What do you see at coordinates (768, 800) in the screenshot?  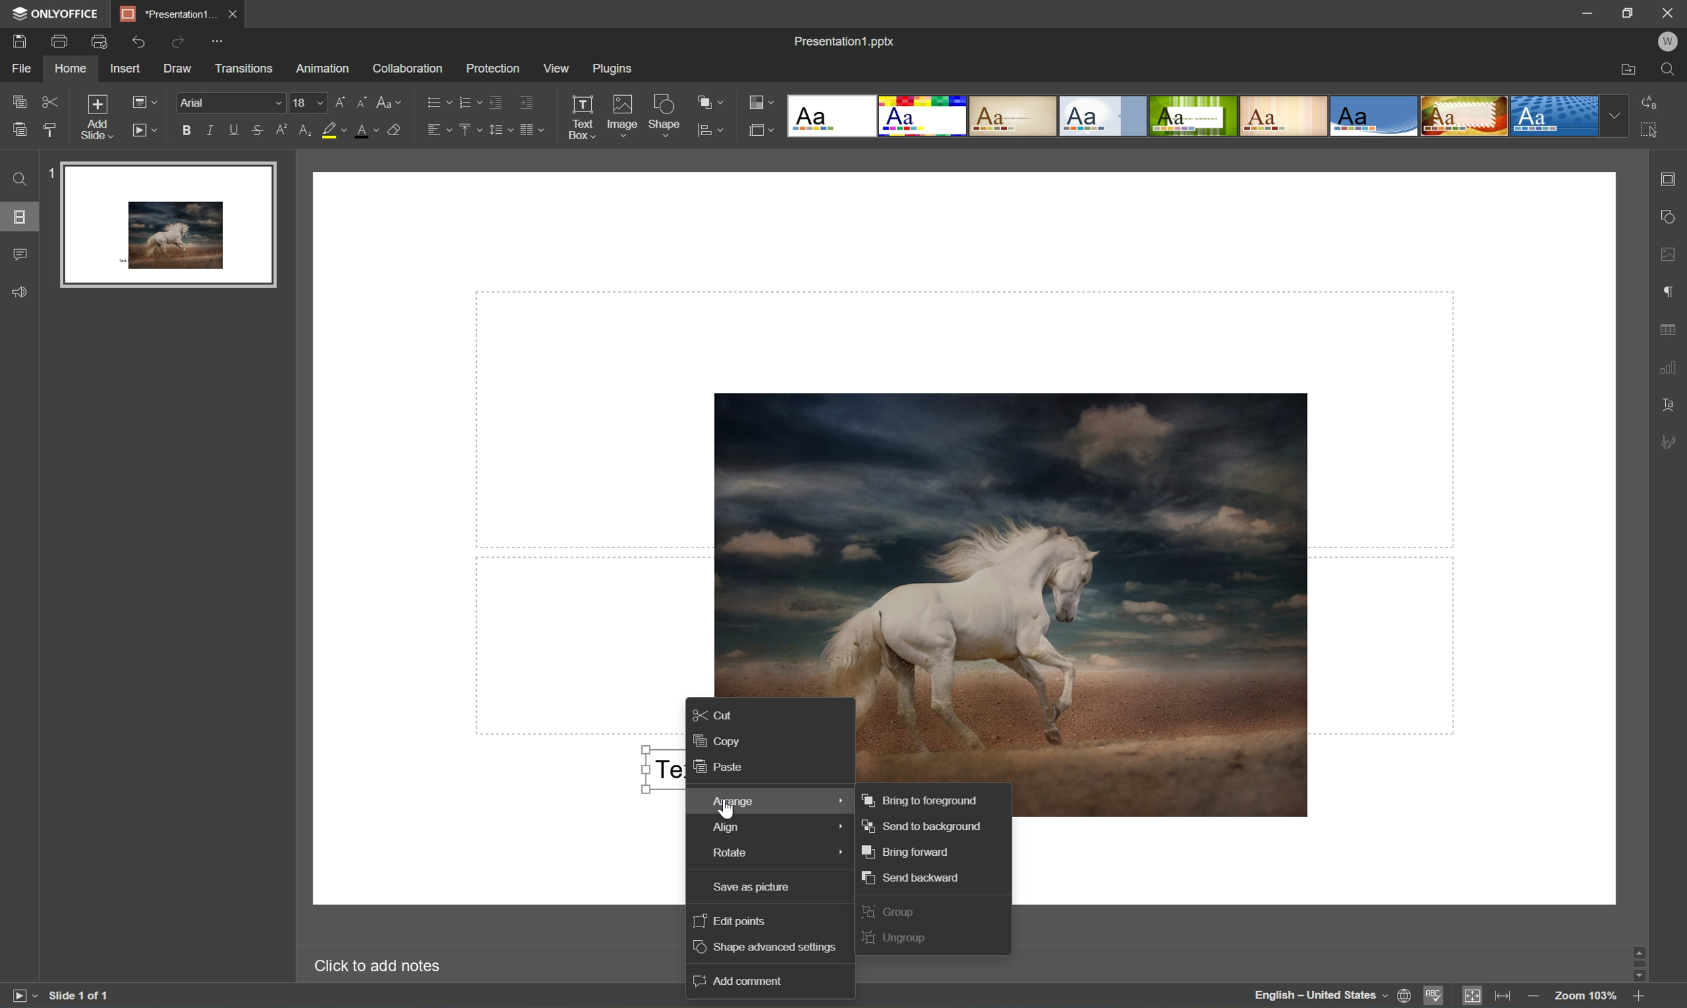 I see `Arrange` at bounding box center [768, 800].